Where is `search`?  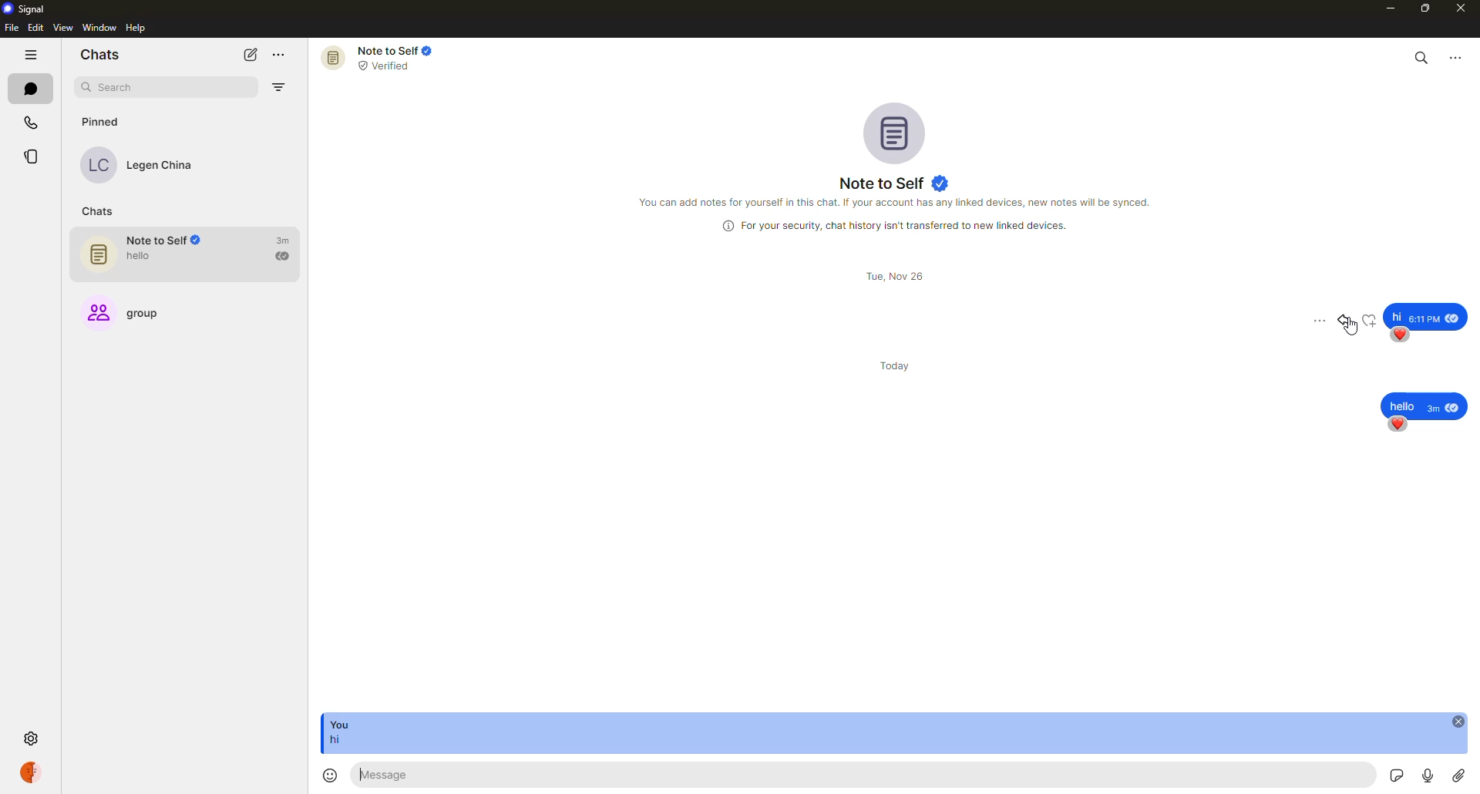
search is located at coordinates (144, 86).